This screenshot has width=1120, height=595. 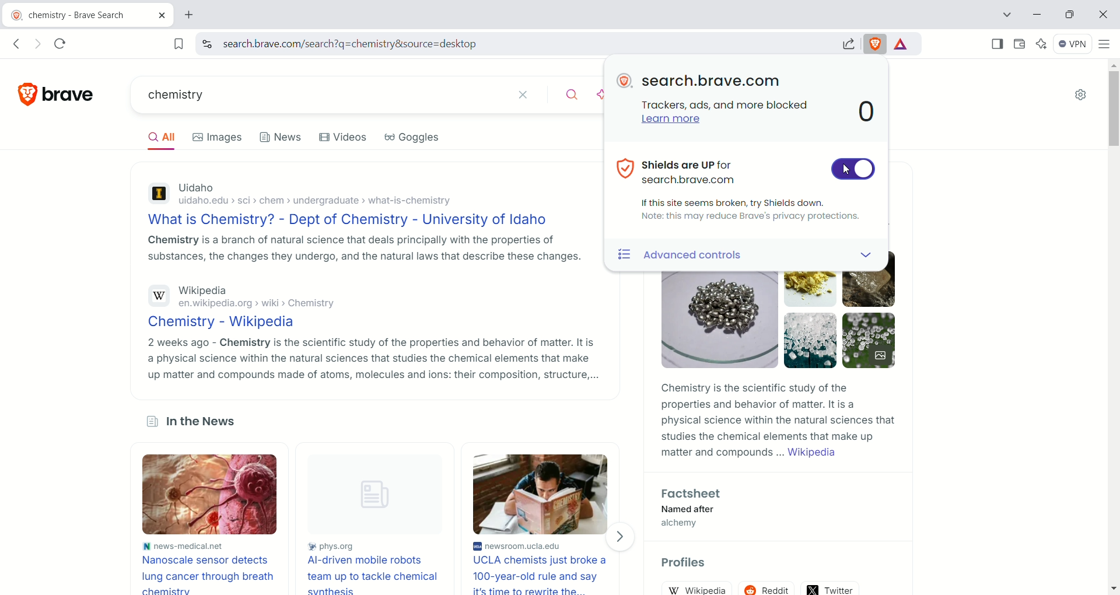 What do you see at coordinates (1007, 15) in the screenshot?
I see `search tabs` at bounding box center [1007, 15].